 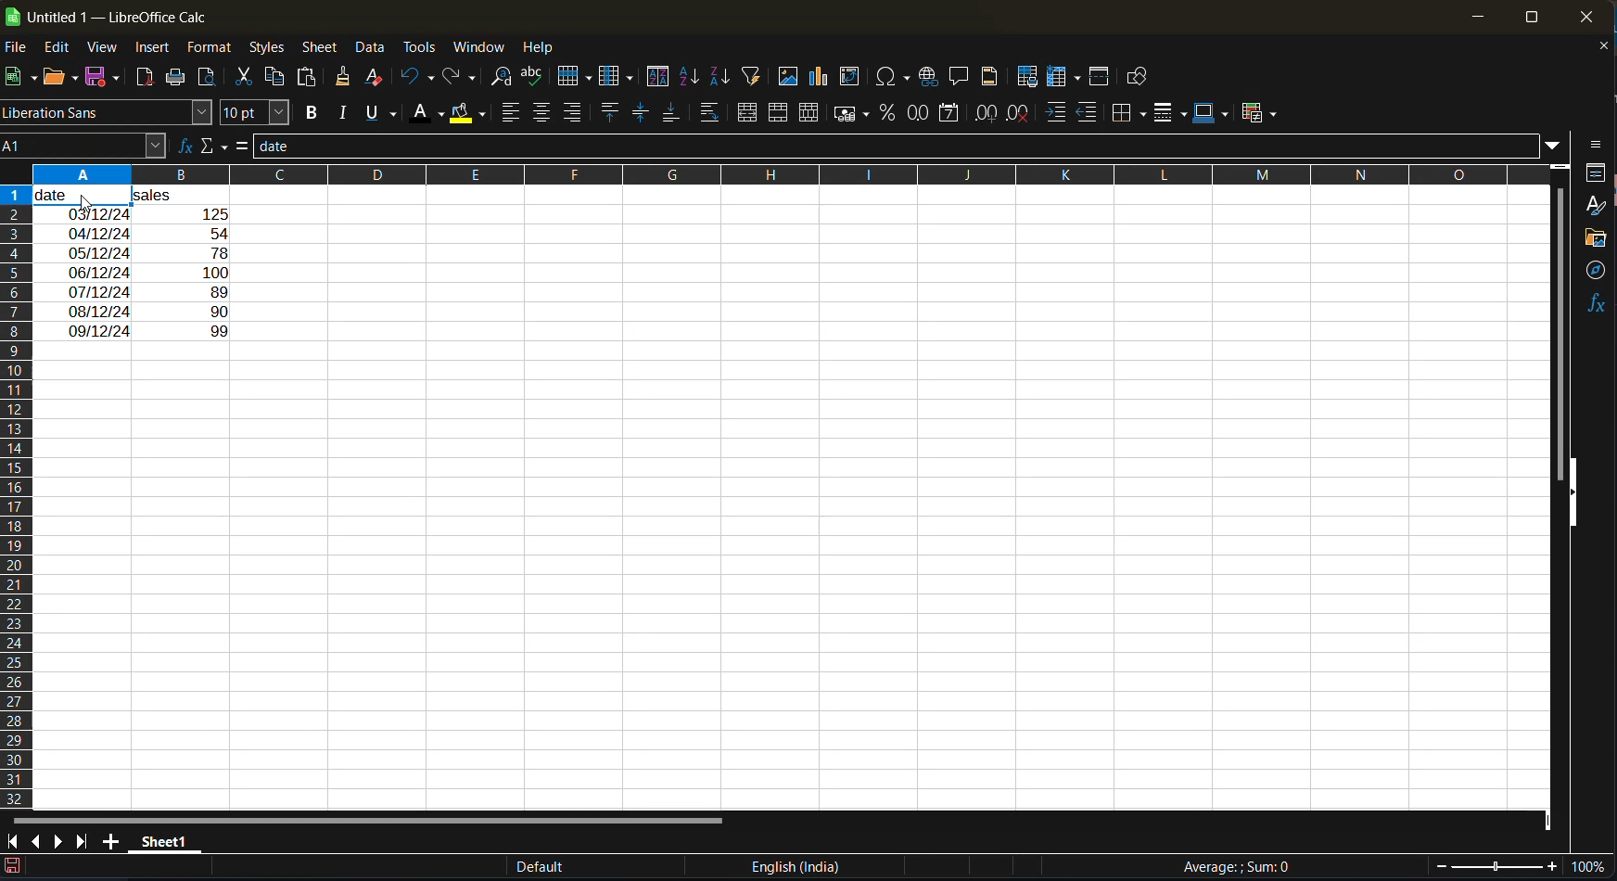 What do you see at coordinates (993, 77) in the screenshot?
I see `headers and footers` at bounding box center [993, 77].